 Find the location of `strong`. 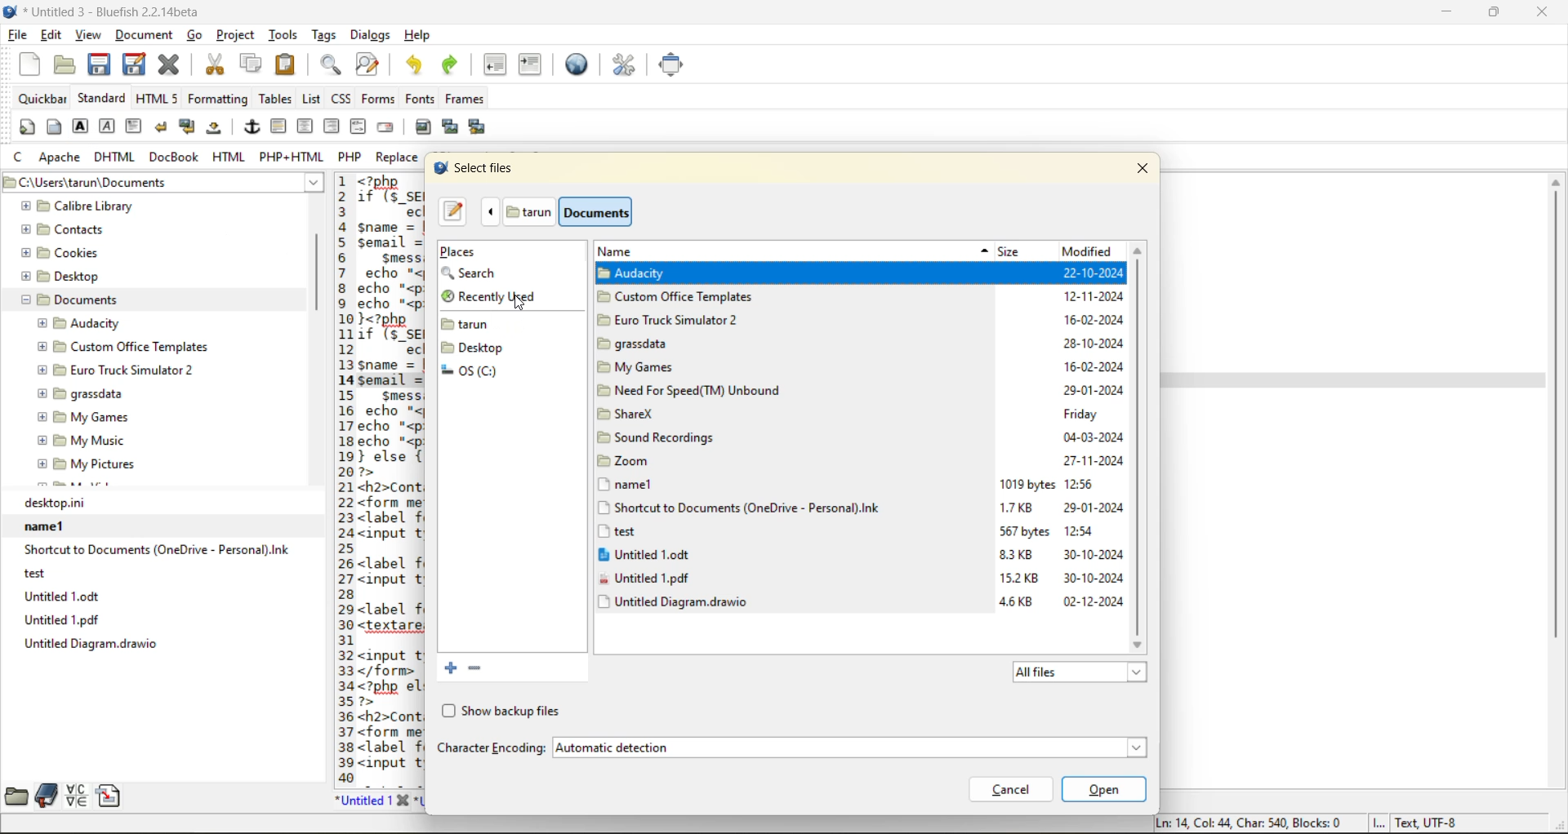

strong is located at coordinates (81, 129).